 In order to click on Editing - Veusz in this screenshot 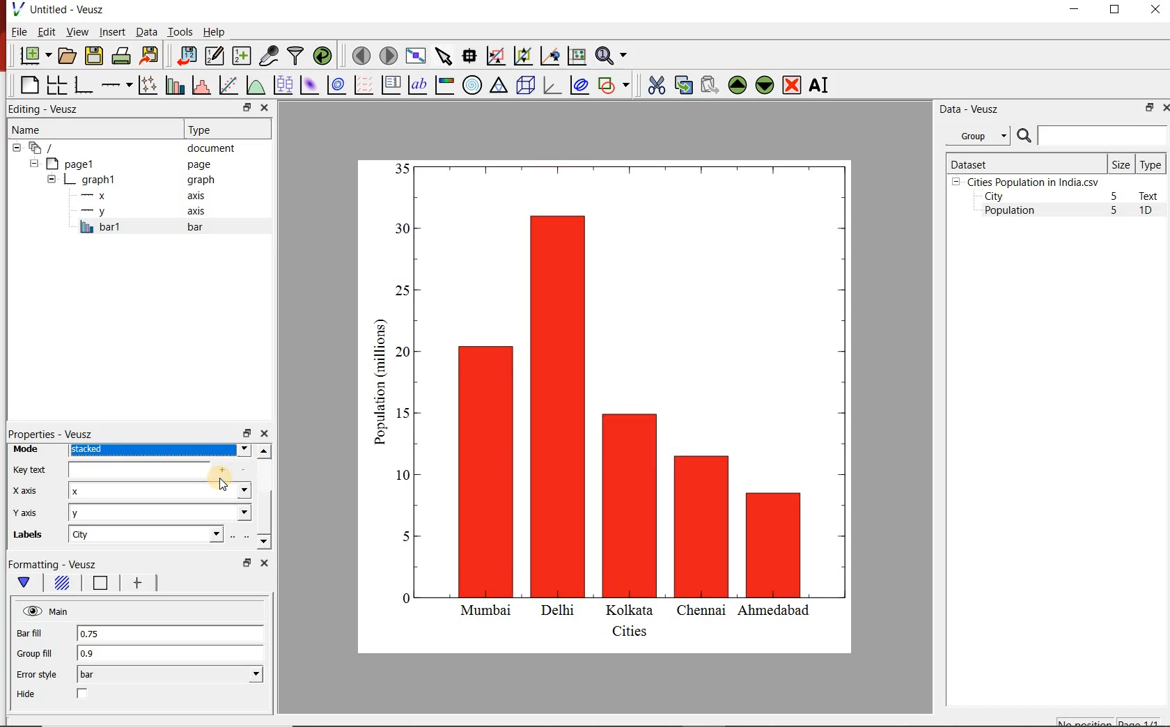, I will do `click(51, 109)`.